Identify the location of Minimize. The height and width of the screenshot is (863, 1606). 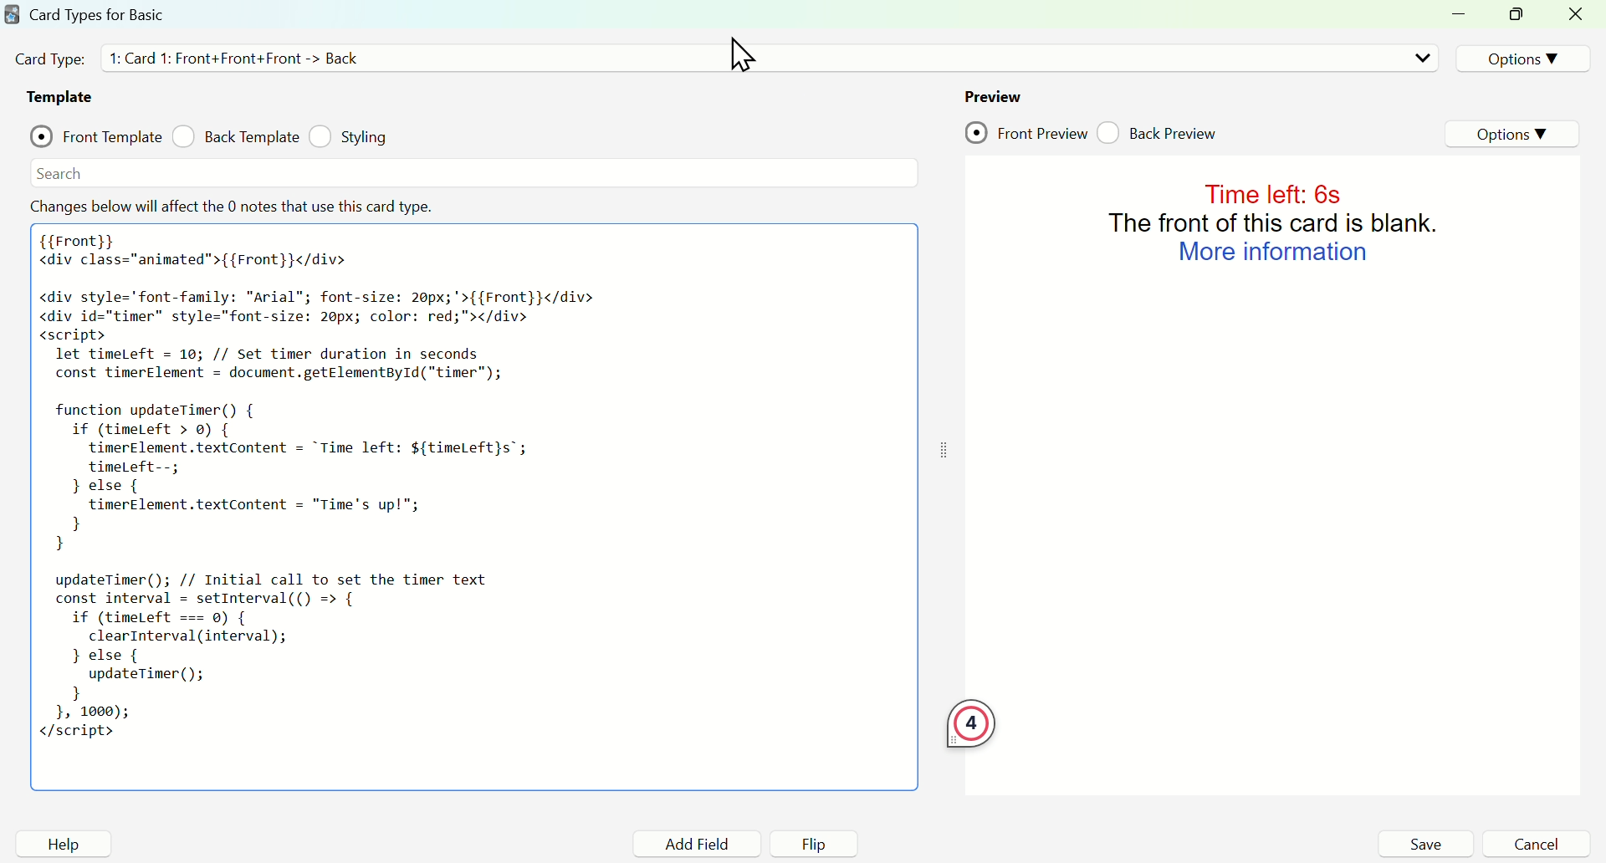
(1464, 15).